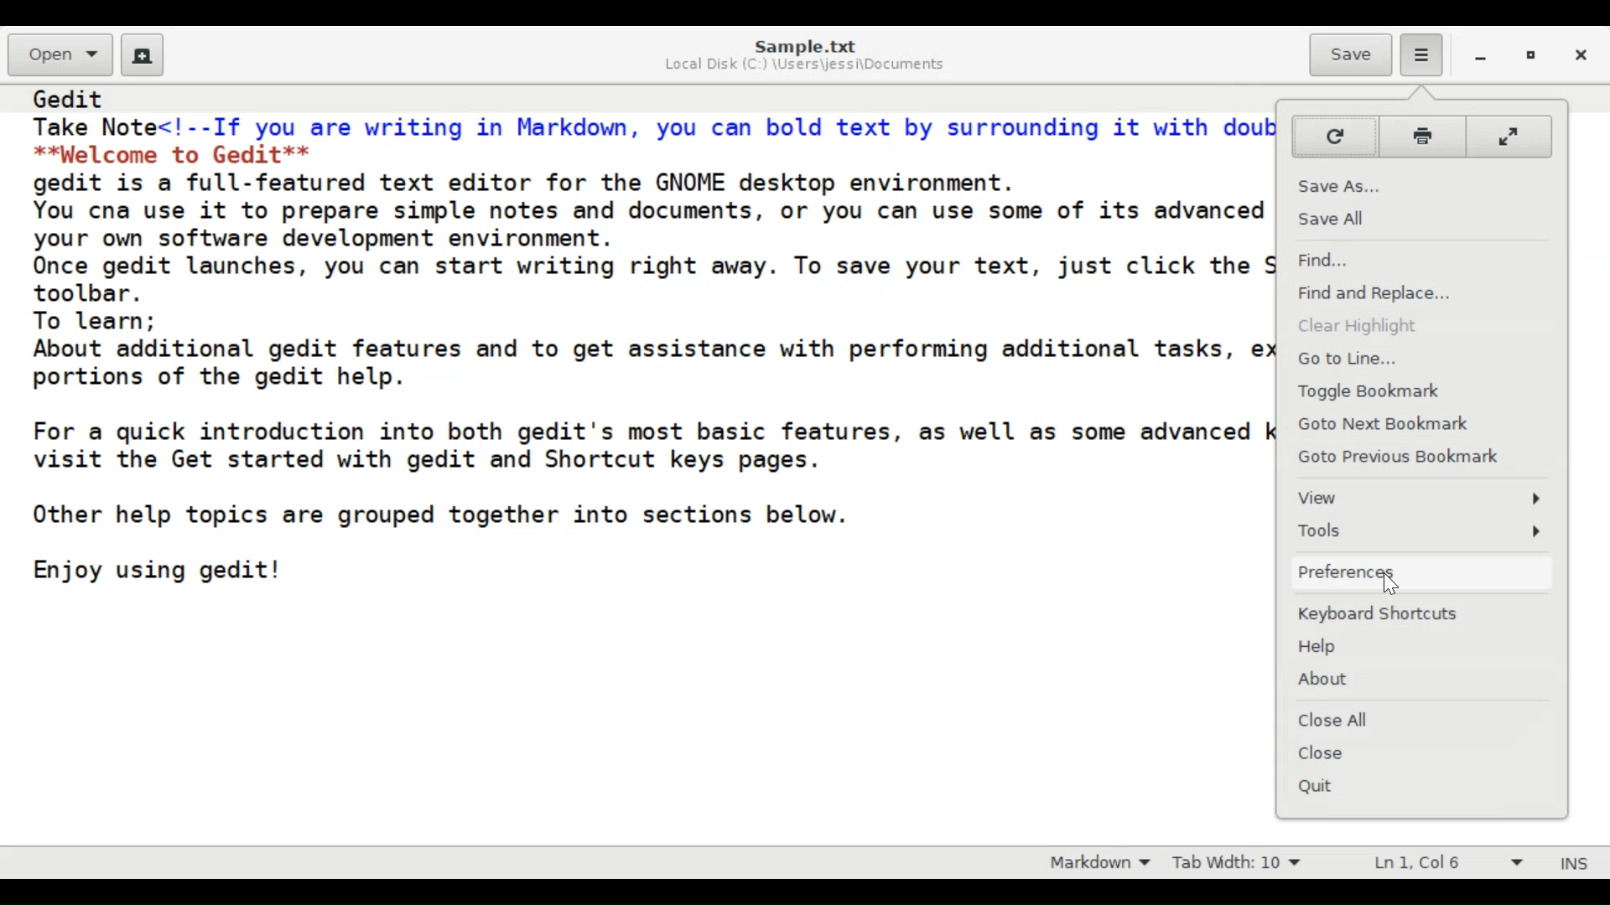 This screenshot has width=1610, height=905. What do you see at coordinates (1330, 261) in the screenshot?
I see `Find` at bounding box center [1330, 261].